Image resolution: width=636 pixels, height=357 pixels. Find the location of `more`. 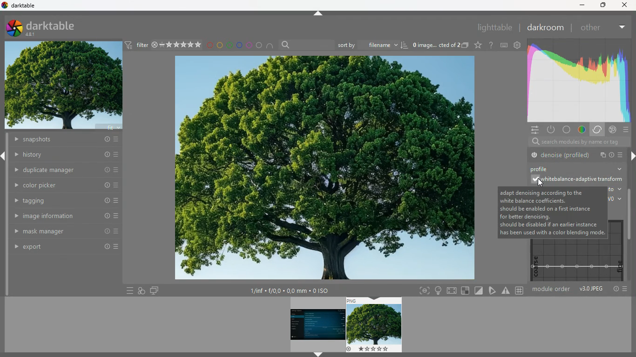

more is located at coordinates (626, 130).